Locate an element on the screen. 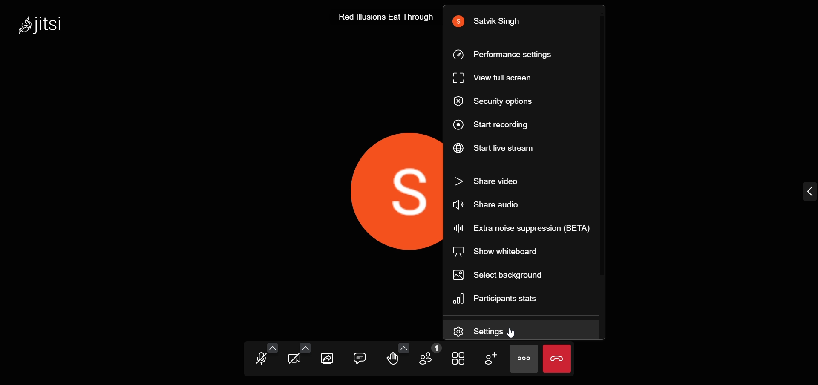 The height and width of the screenshot is (385, 818). invite people is located at coordinates (493, 359).